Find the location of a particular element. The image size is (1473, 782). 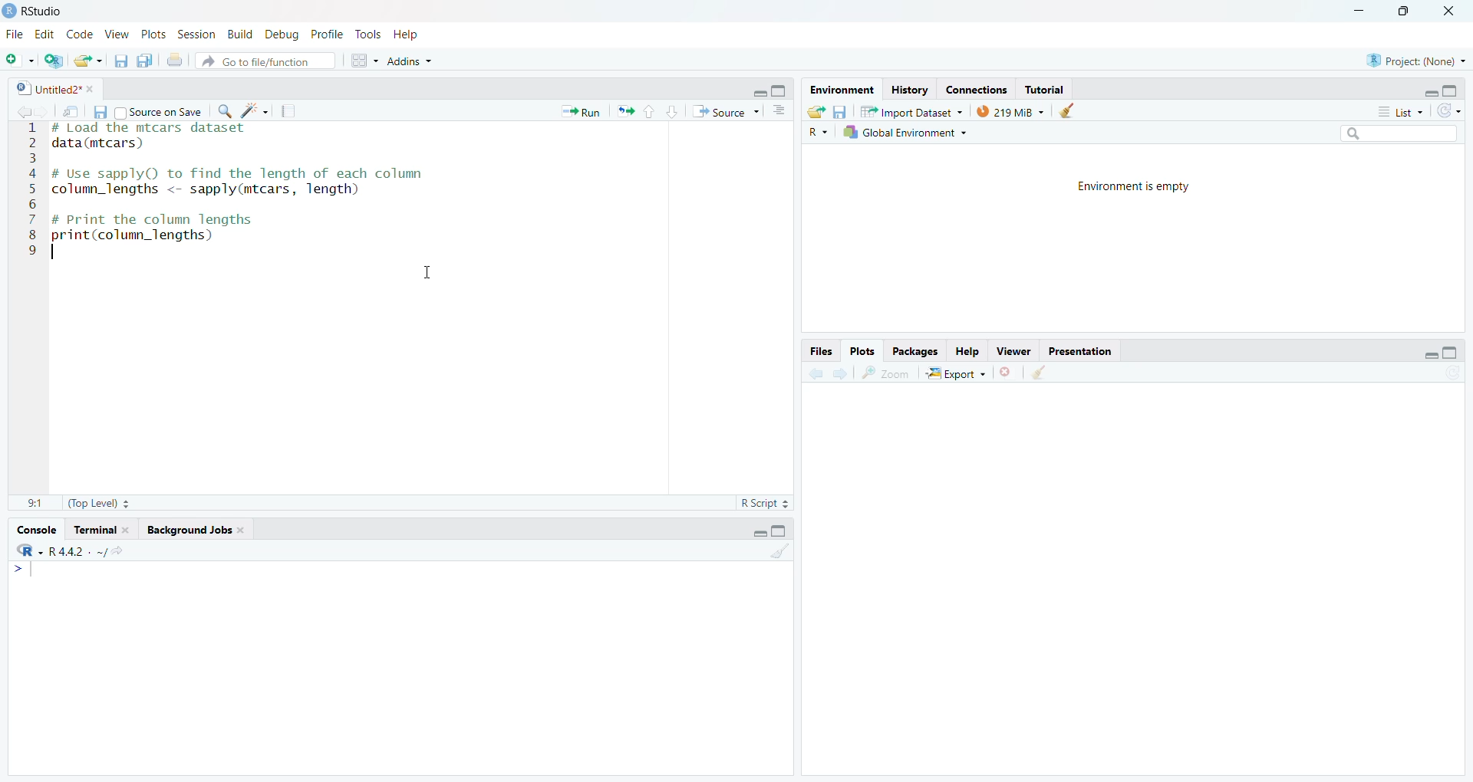

Workspace panes is located at coordinates (361, 60).